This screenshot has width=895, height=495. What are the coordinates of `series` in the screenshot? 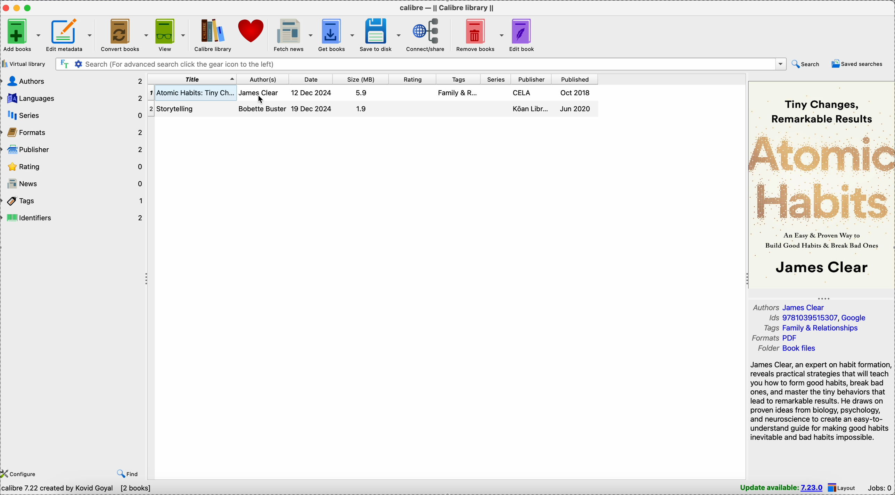 It's located at (74, 116).